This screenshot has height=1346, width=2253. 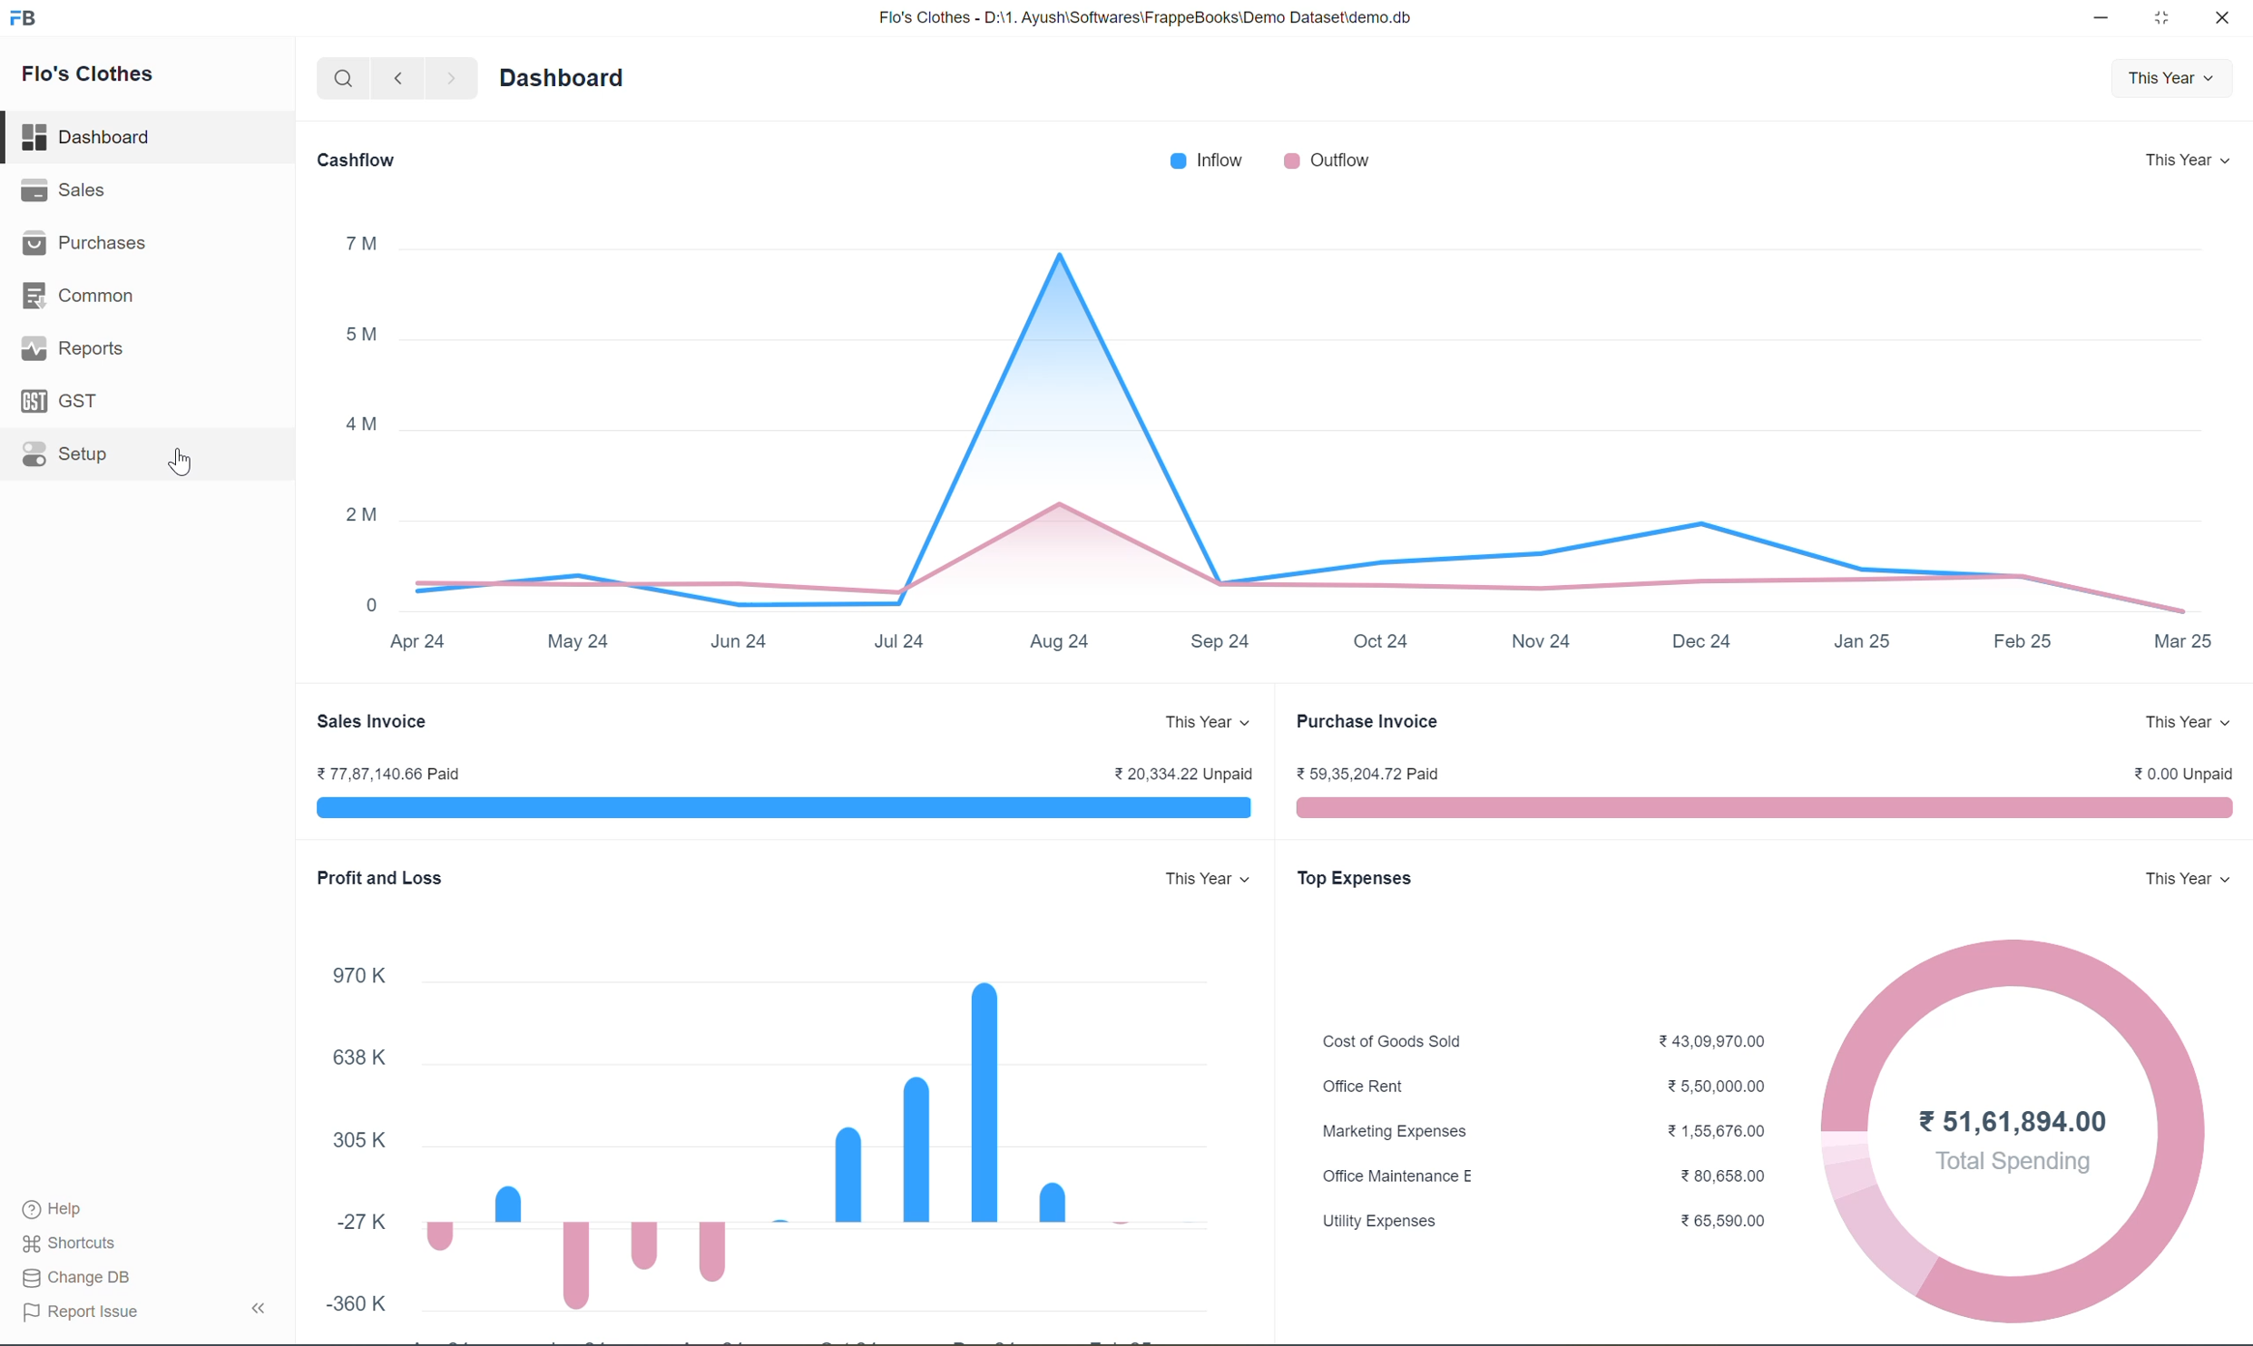 I want to click on Jan 25, so click(x=1865, y=642).